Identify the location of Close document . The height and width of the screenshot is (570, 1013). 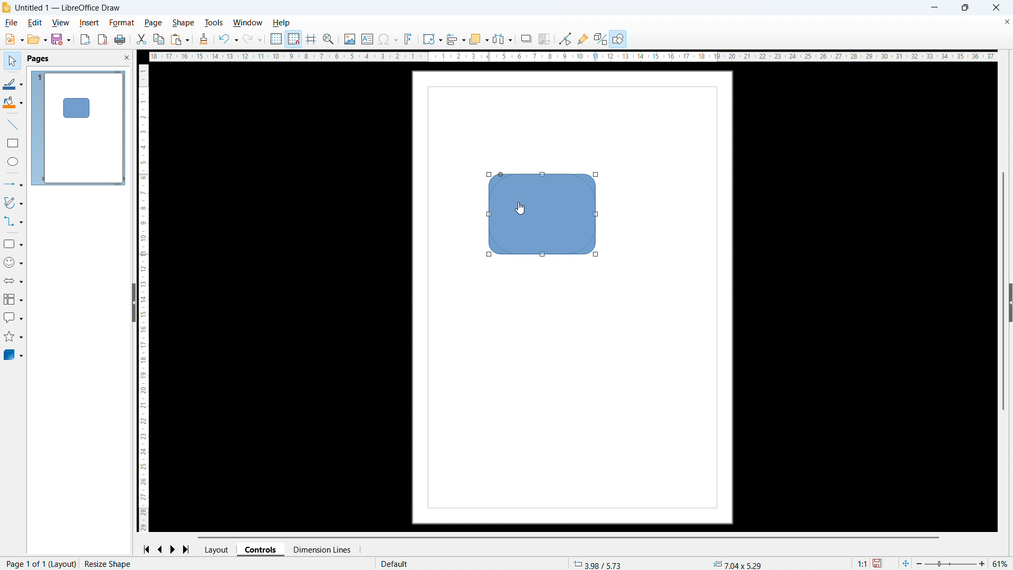
(1006, 23).